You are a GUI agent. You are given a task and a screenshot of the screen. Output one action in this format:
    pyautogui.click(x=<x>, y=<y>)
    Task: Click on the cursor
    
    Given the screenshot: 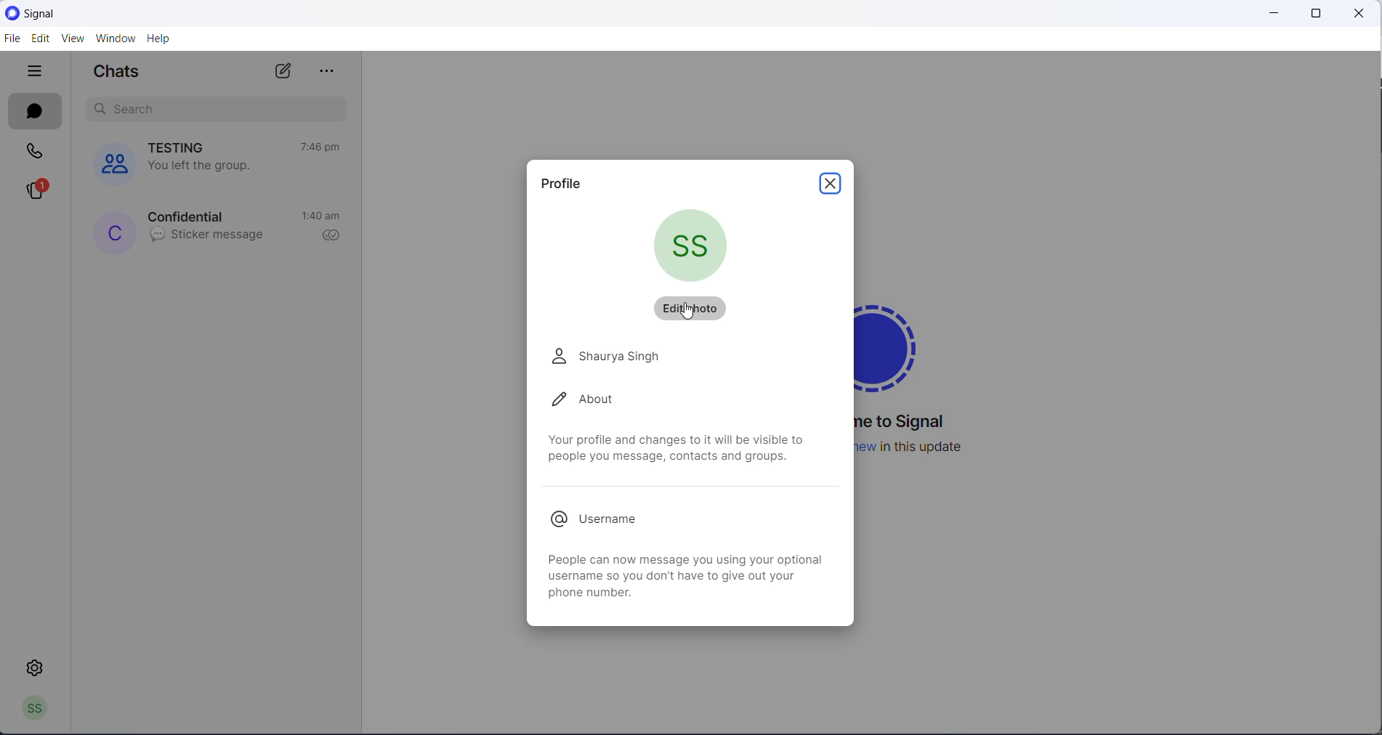 What is the action you would take?
    pyautogui.click(x=689, y=315)
    